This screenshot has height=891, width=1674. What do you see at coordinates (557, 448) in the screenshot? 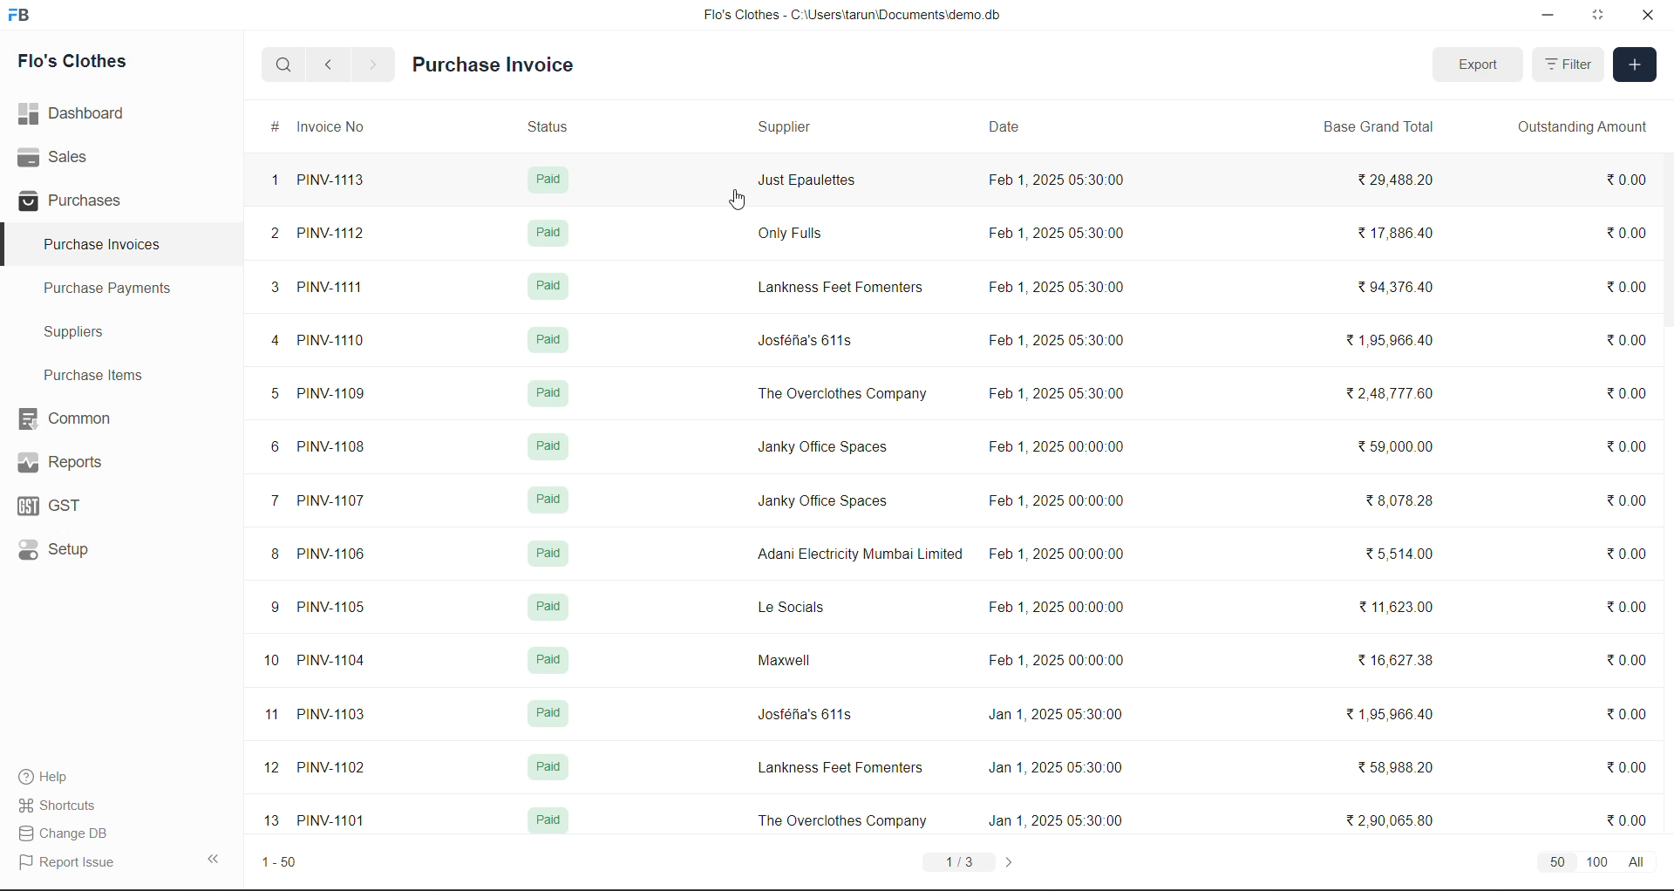
I see `Paid` at bounding box center [557, 448].